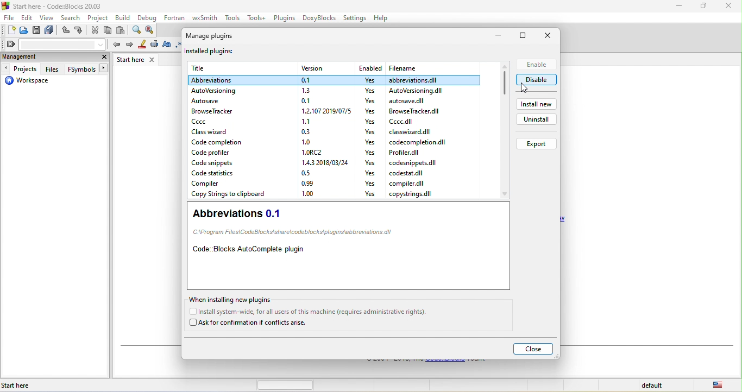 The image size is (742, 392). I want to click on find, so click(137, 30).